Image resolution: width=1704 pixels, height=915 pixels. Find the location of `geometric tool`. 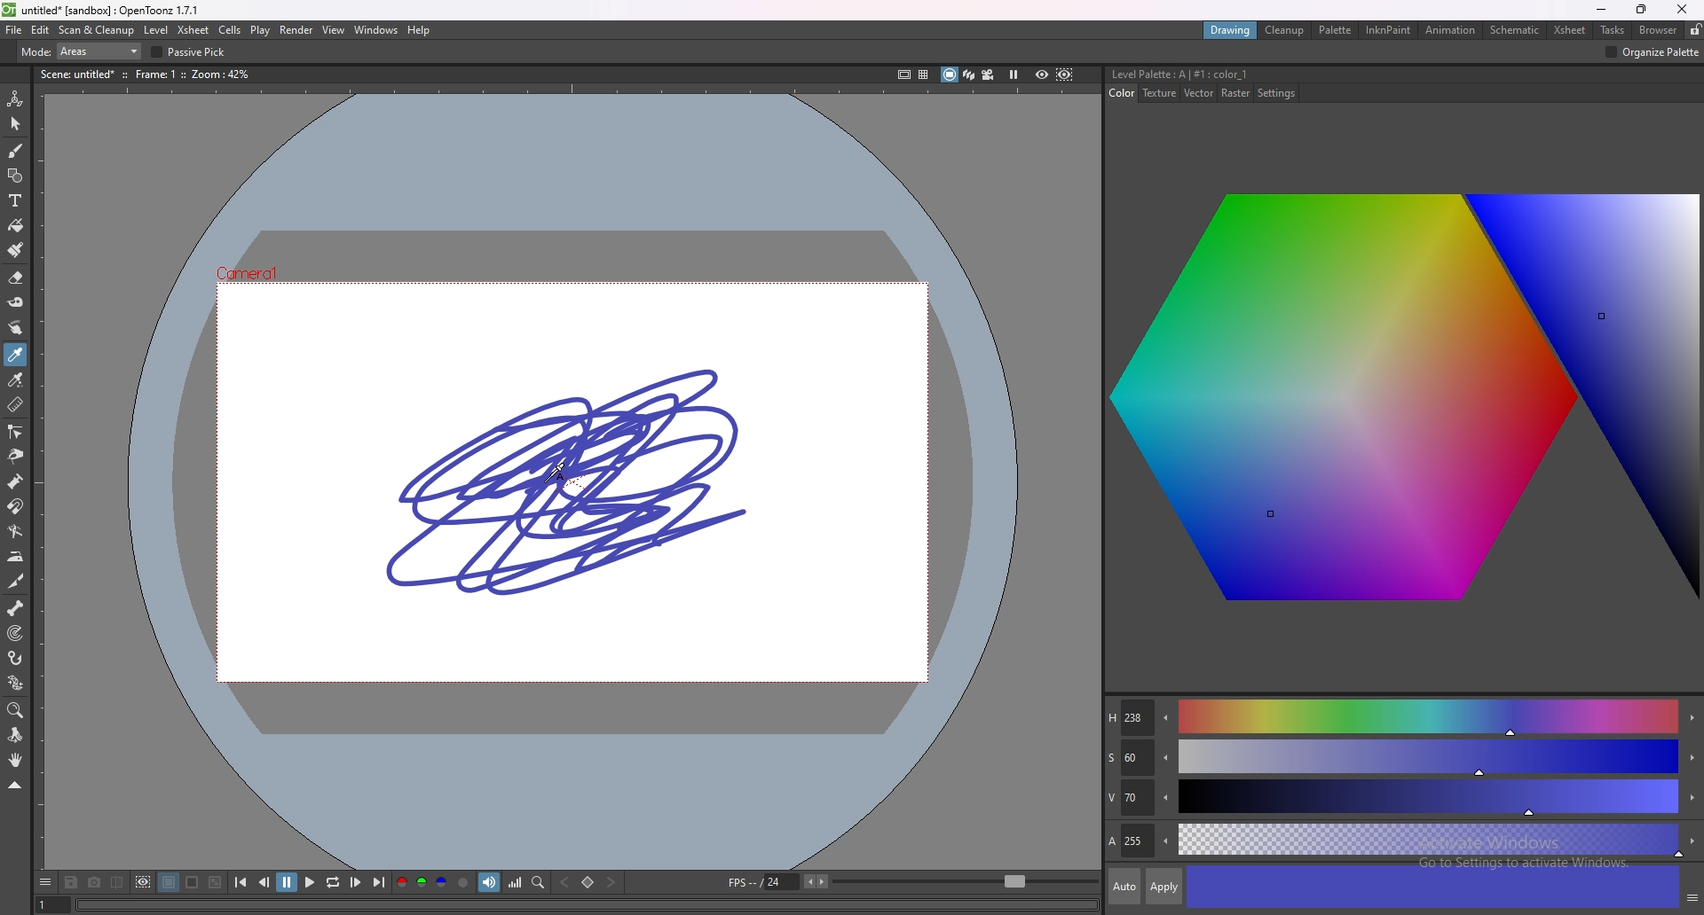

geometric tool is located at coordinates (15, 175).